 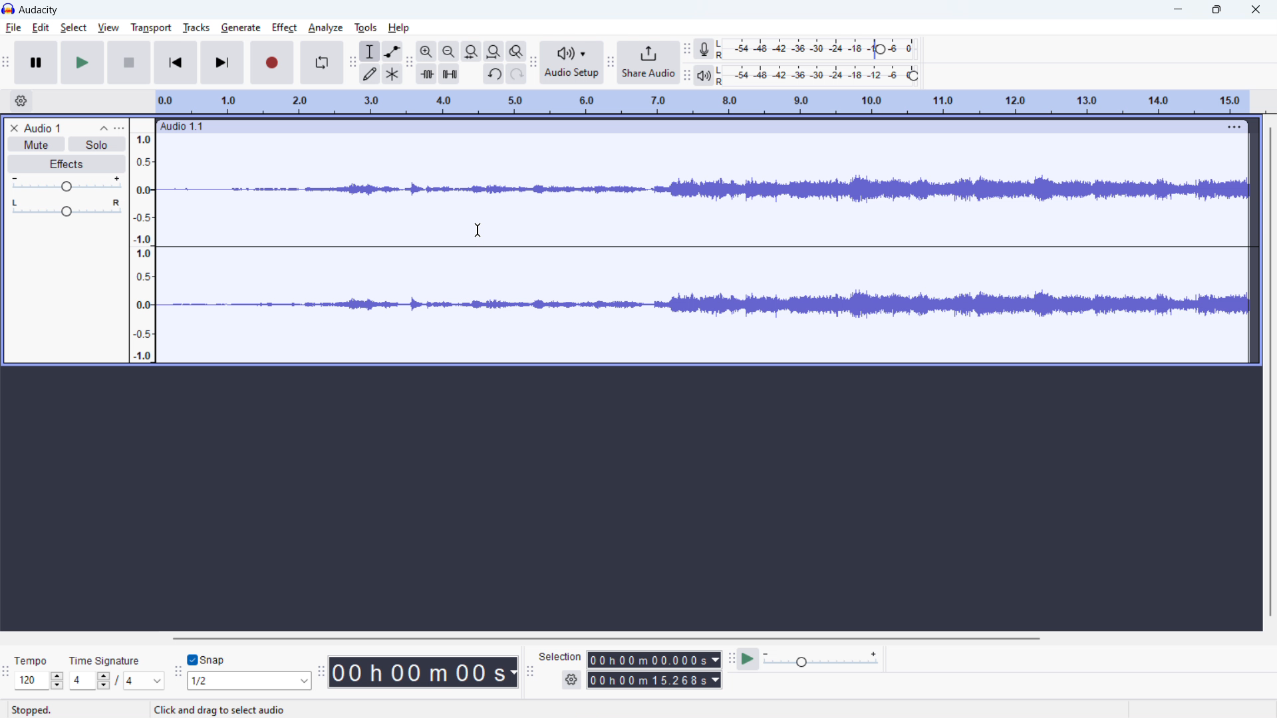 I want to click on title, so click(x=41, y=128).